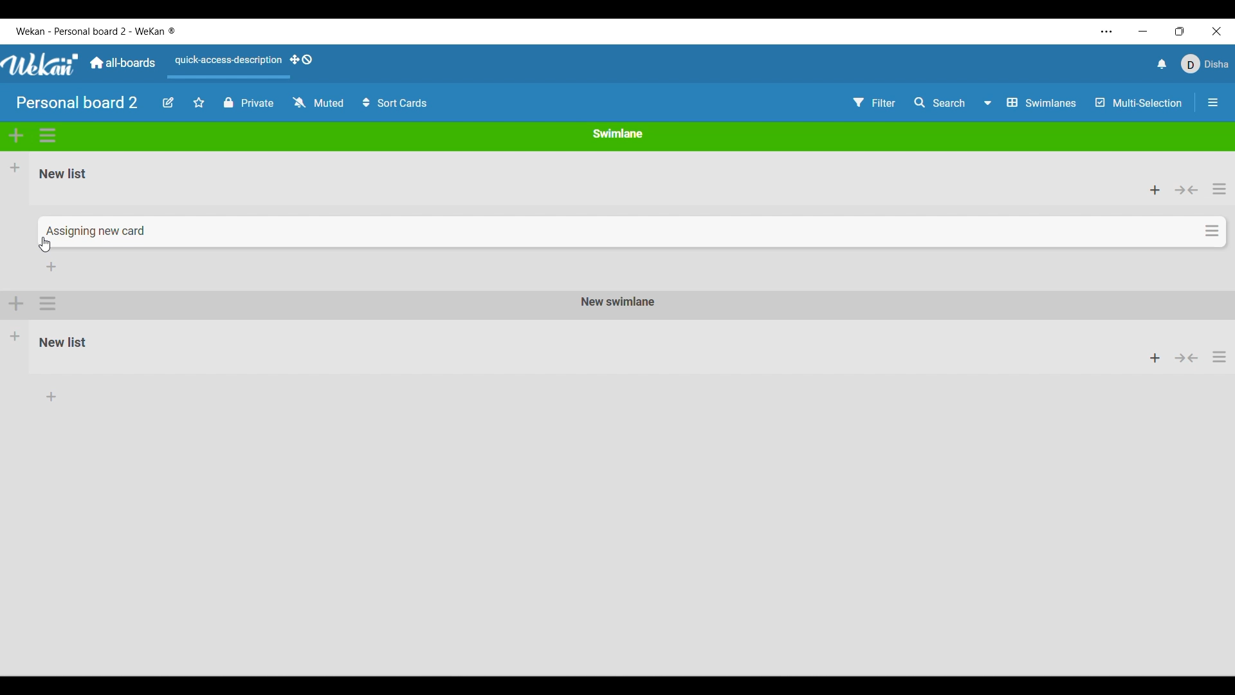 The height and width of the screenshot is (695, 1235). What do you see at coordinates (617, 133) in the screenshot?
I see `Current swimlane` at bounding box center [617, 133].